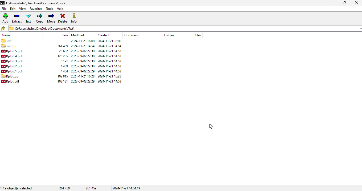 The image size is (362, 191). What do you see at coordinates (110, 61) in the screenshot?
I see `created date & time` at bounding box center [110, 61].